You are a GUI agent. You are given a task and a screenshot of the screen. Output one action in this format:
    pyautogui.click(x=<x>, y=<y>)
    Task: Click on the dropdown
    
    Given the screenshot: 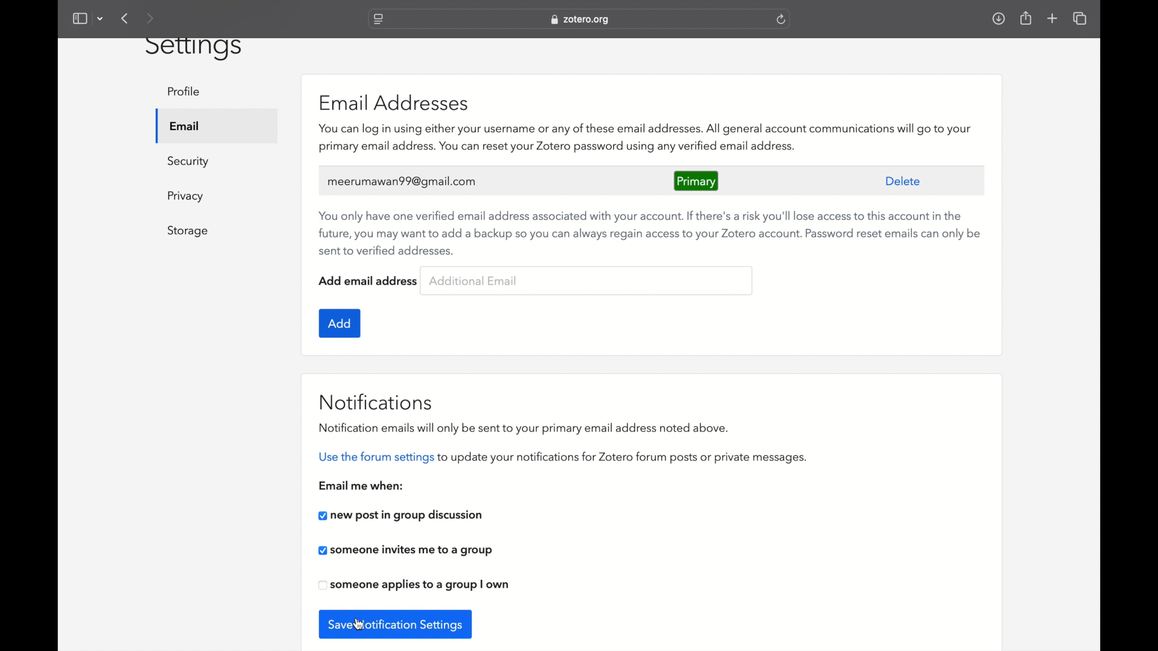 What is the action you would take?
    pyautogui.click(x=100, y=20)
    